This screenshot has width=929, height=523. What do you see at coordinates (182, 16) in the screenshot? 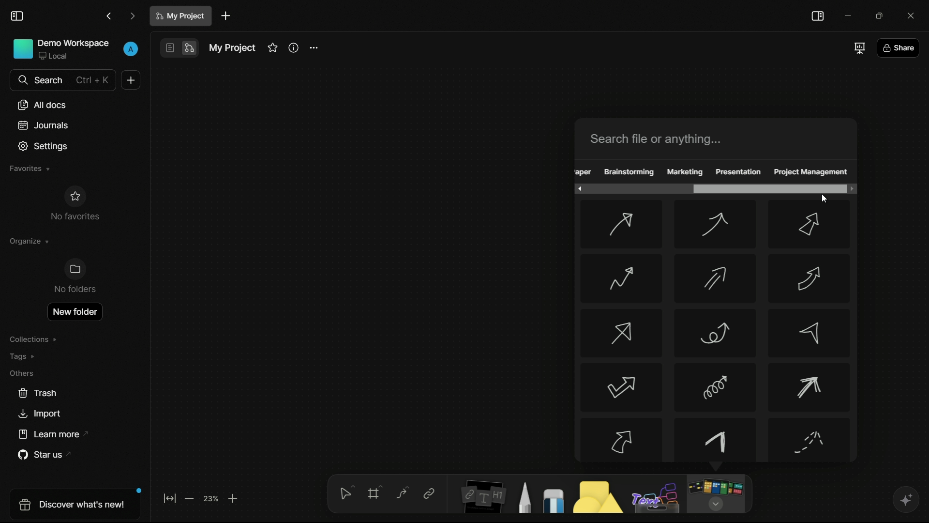
I see `document name` at bounding box center [182, 16].